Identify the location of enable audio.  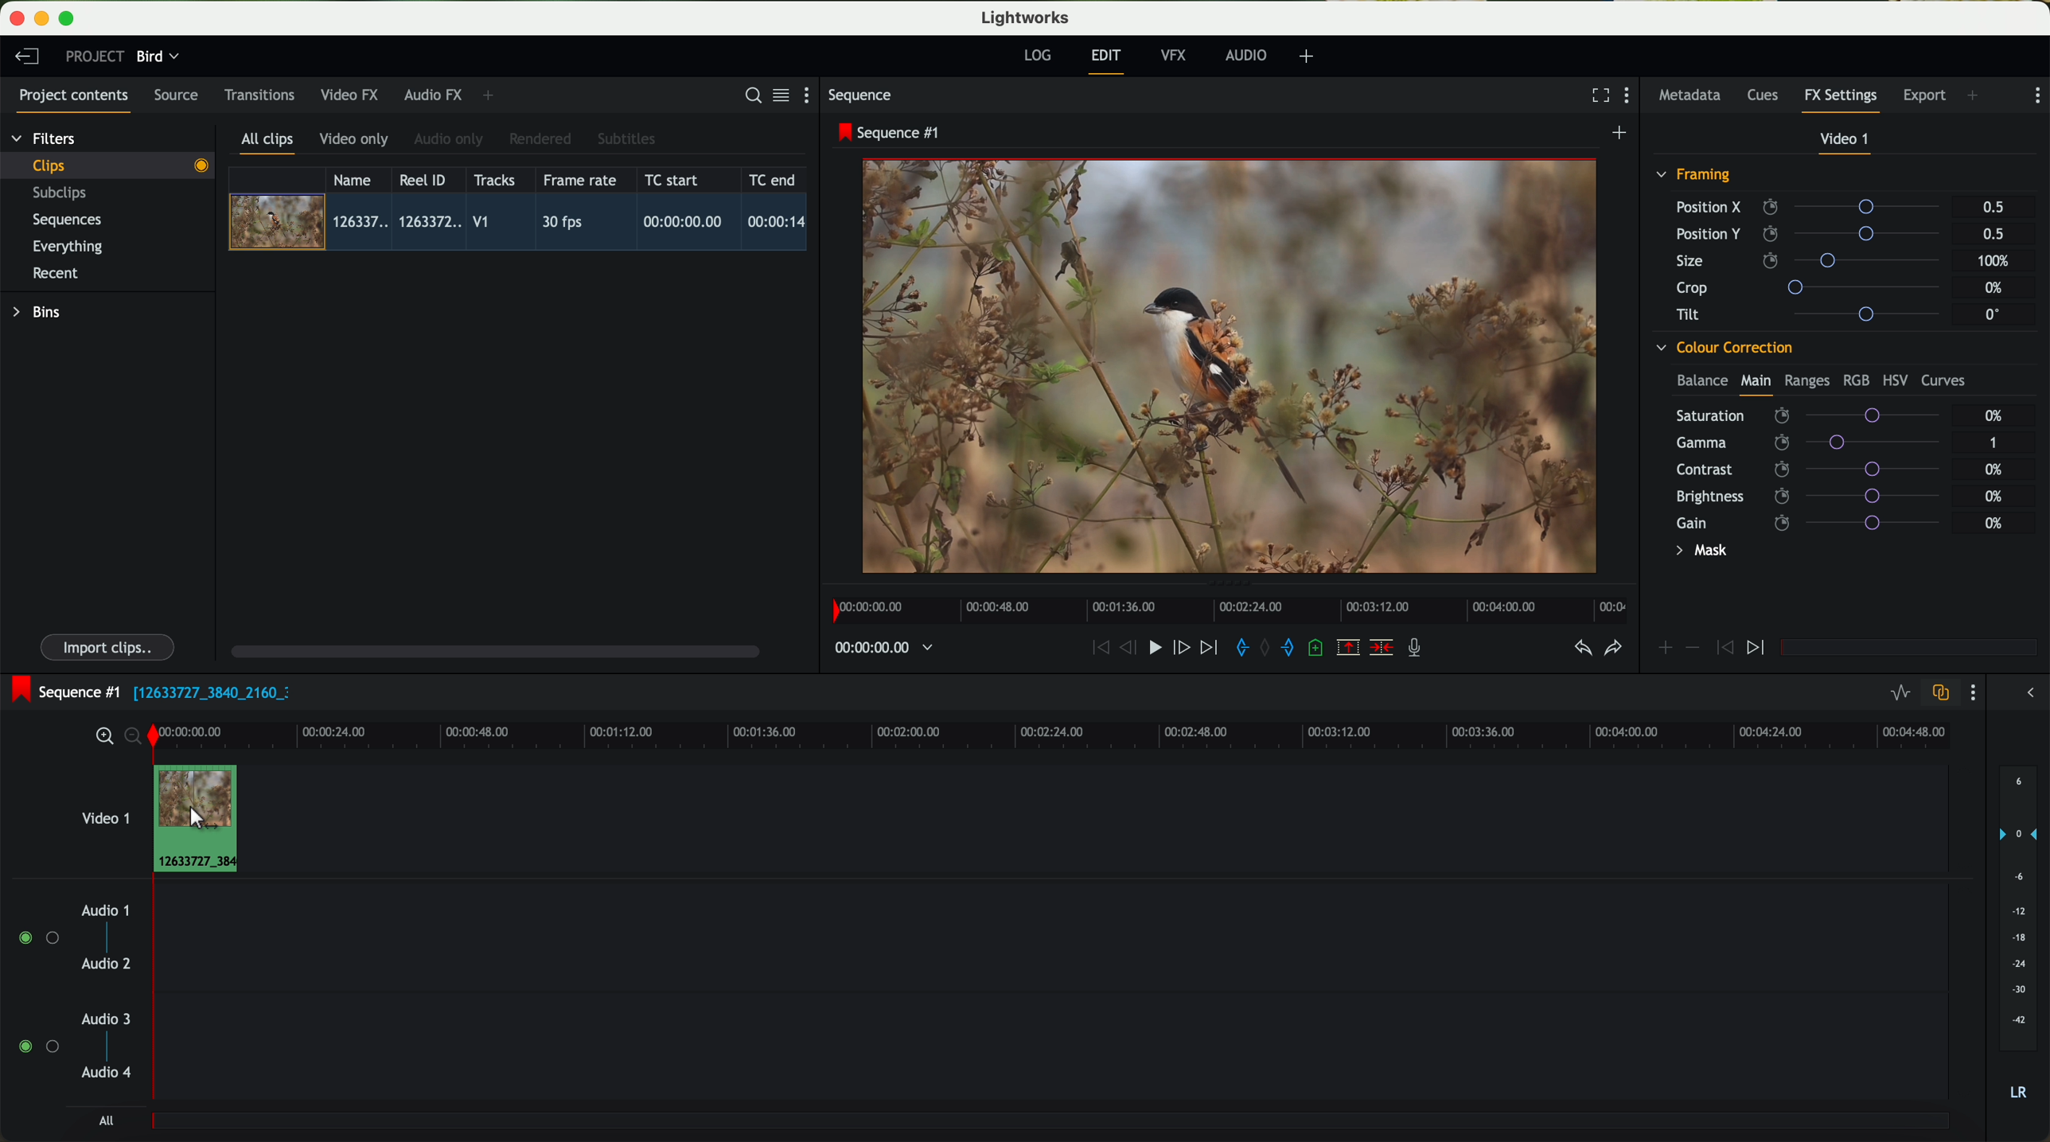
(37, 1046).